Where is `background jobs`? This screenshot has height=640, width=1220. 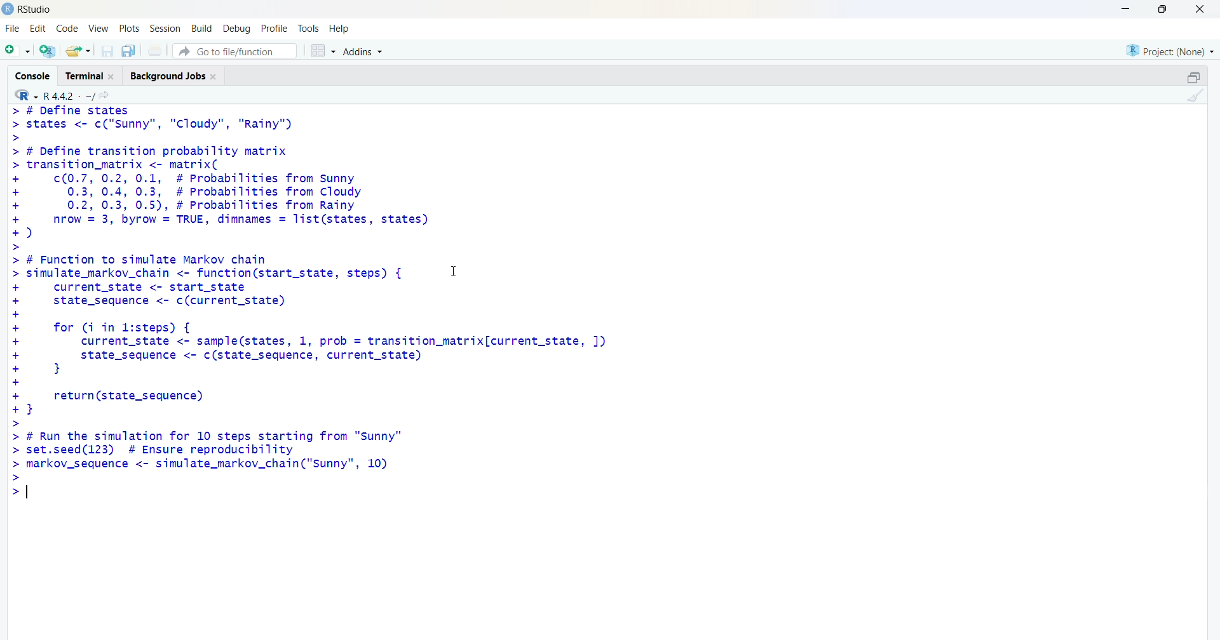 background jobs is located at coordinates (177, 76).